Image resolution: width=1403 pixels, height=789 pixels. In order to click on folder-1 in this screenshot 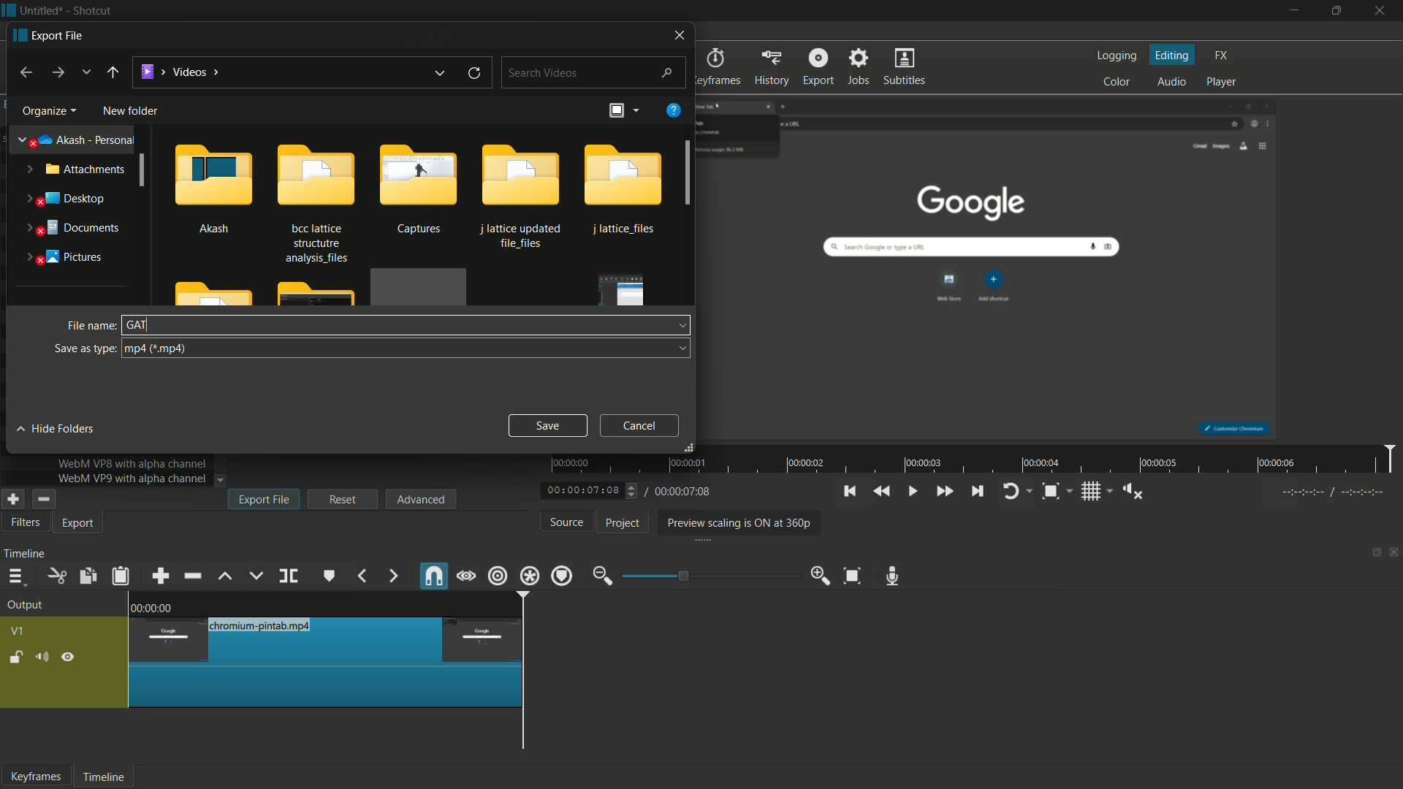, I will do `click(625, 191)`.